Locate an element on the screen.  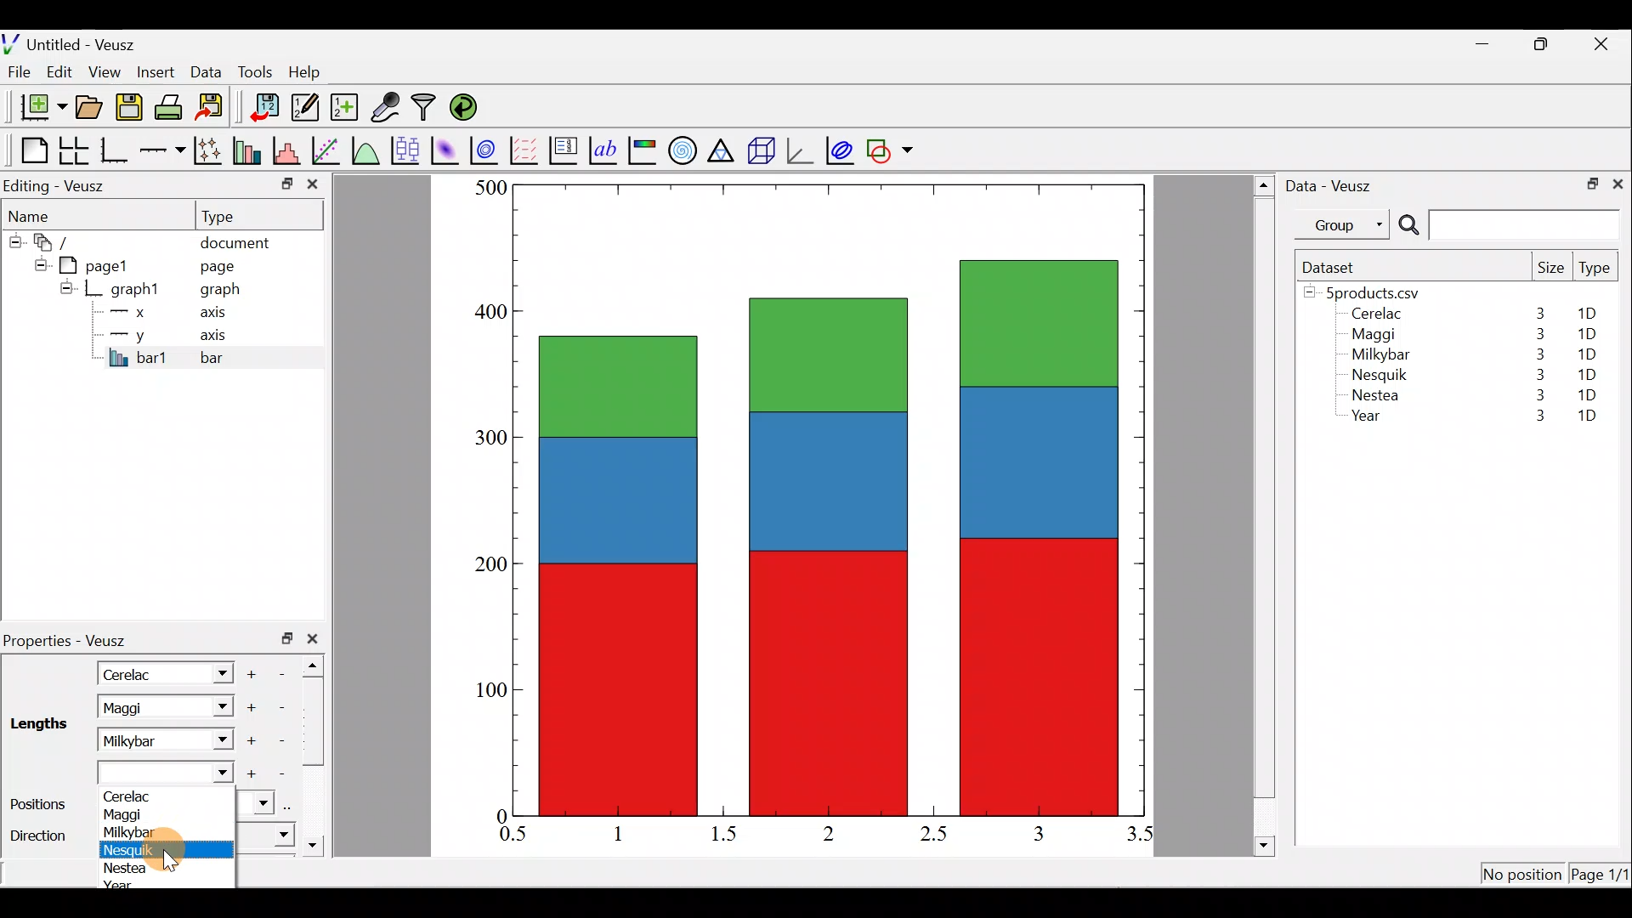
Ternary graph is located at coordinates (722, 148).